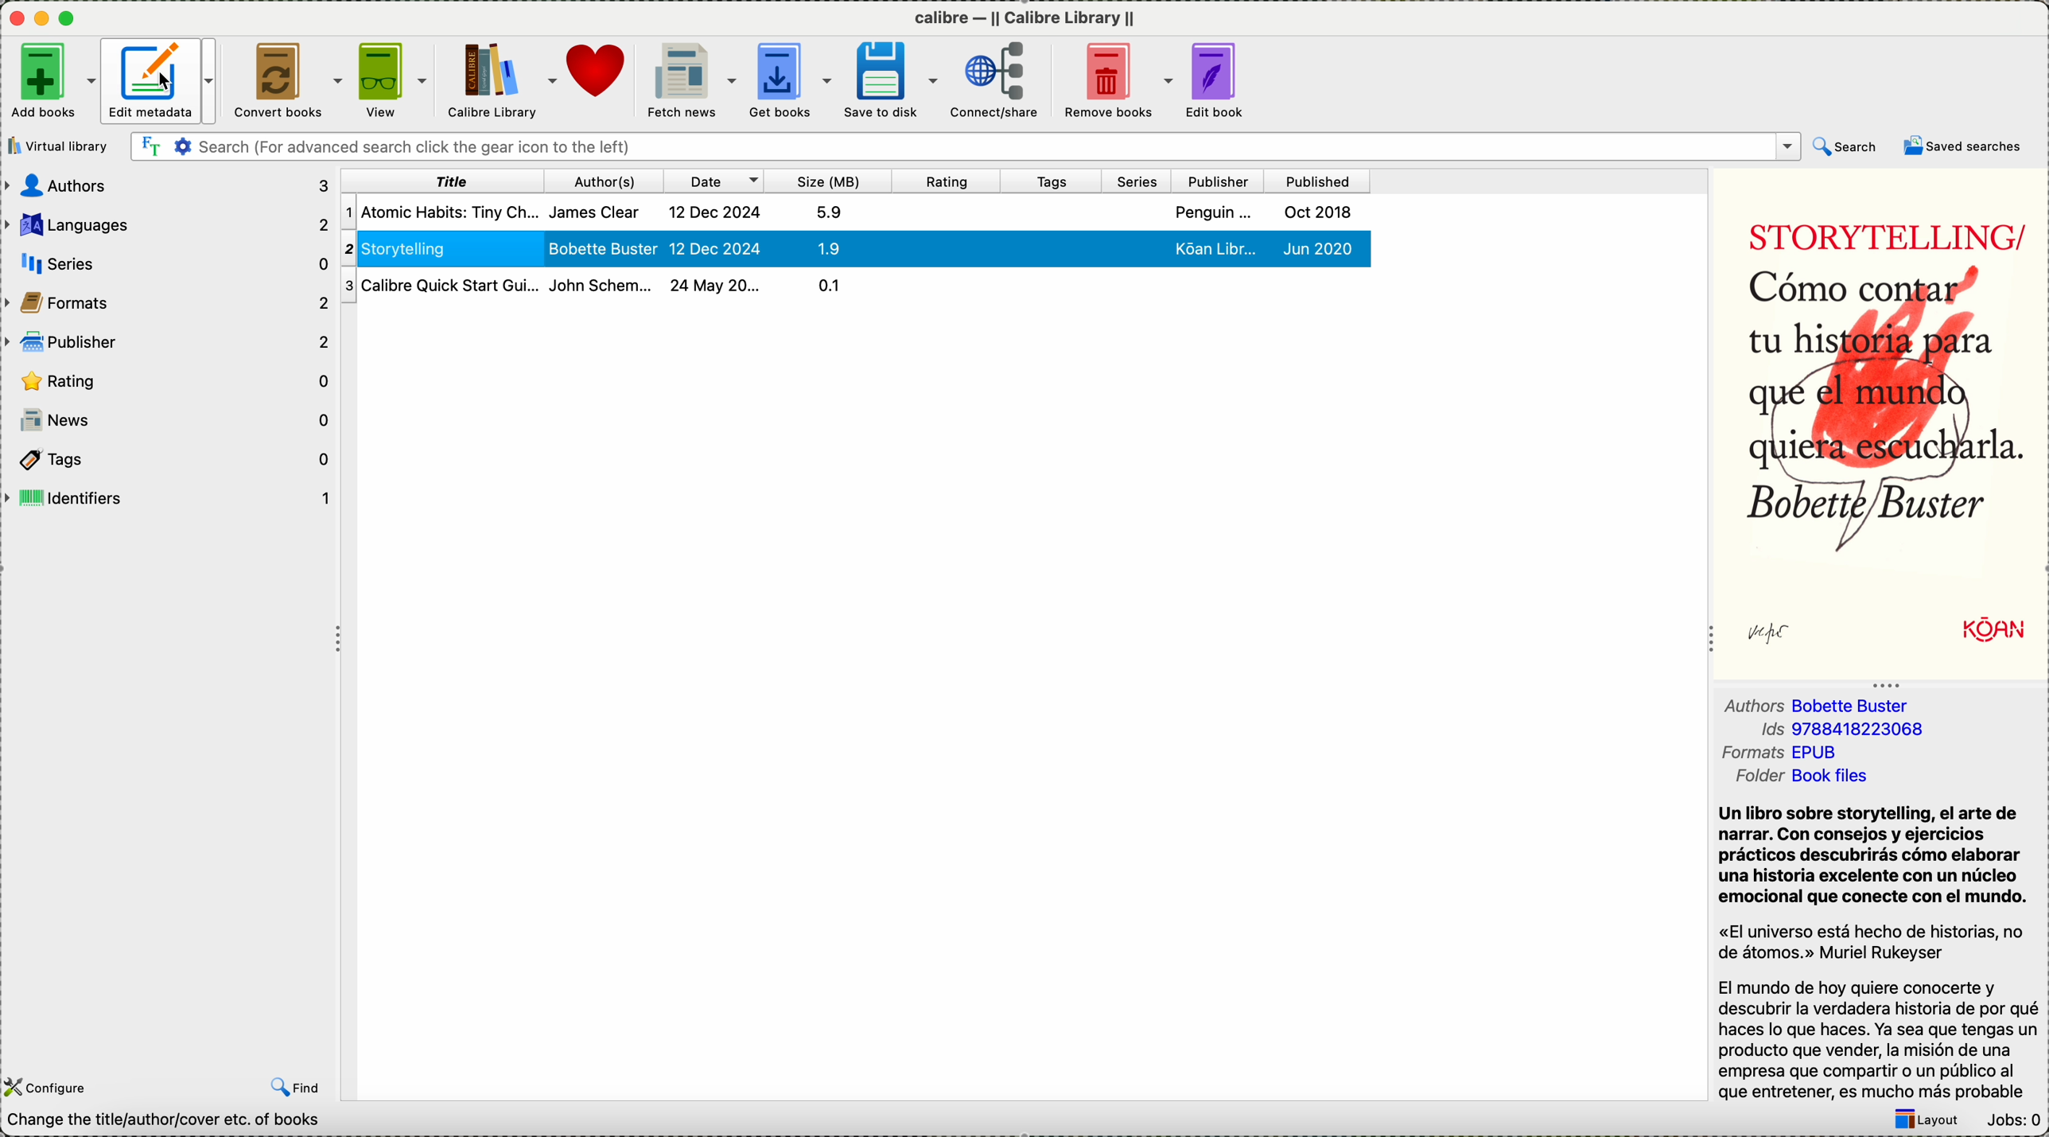  I want to click on search, so click(1846, 148).